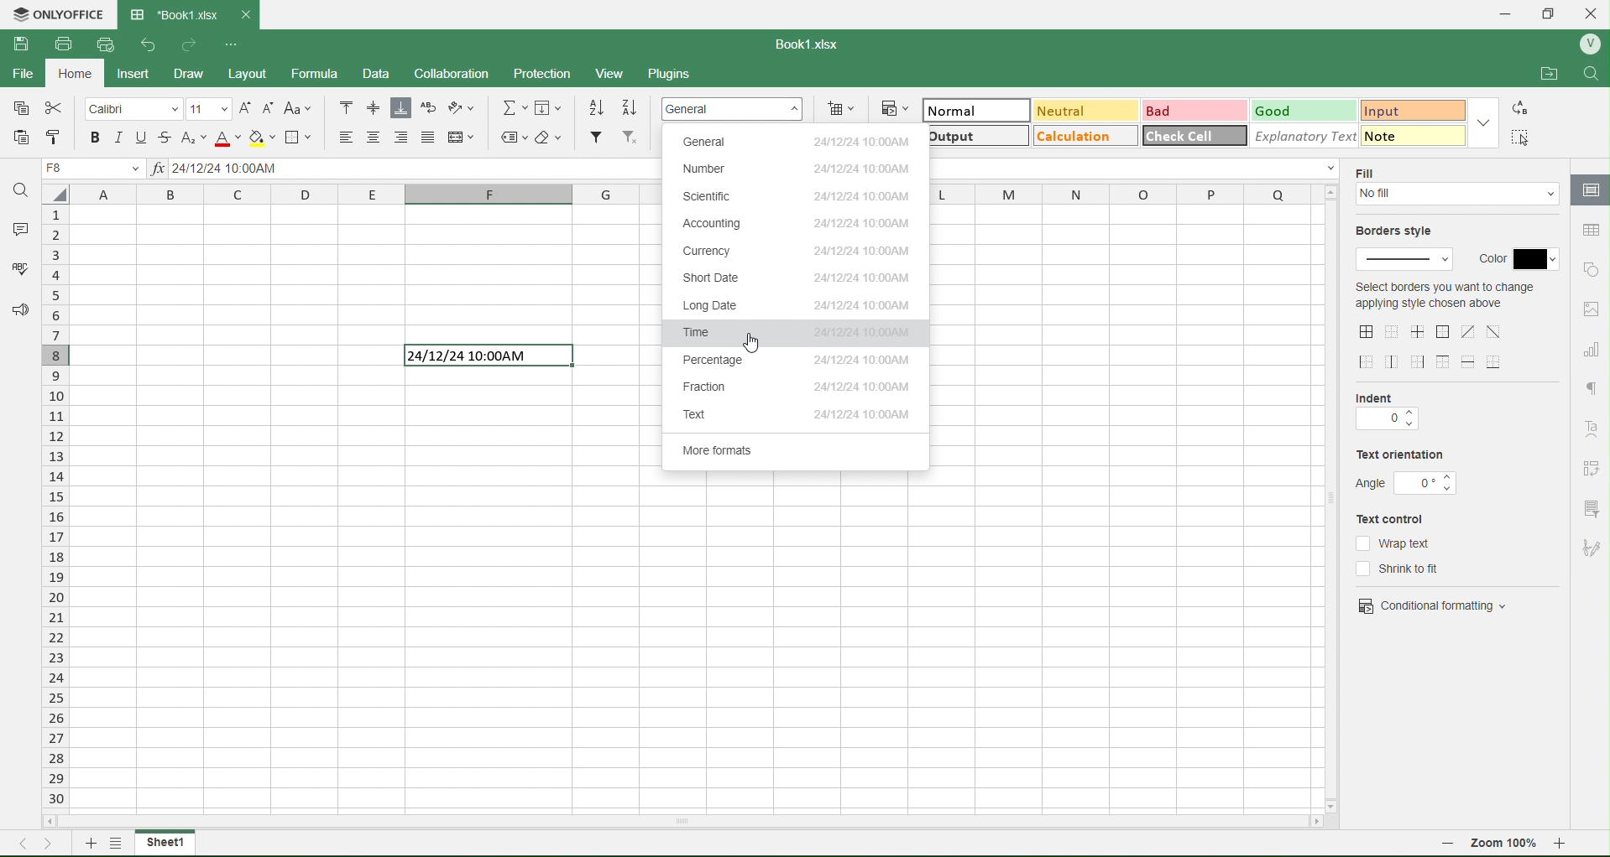 The width and height of the screenshot is (1610, 857). I want to click on Copy Style, so click(51, 138).